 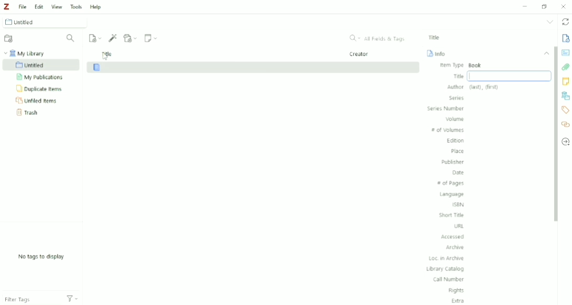 What do you see at coordinates (566, 38) in the screenshot?
I see `Info` at bounding box center [566, 38].